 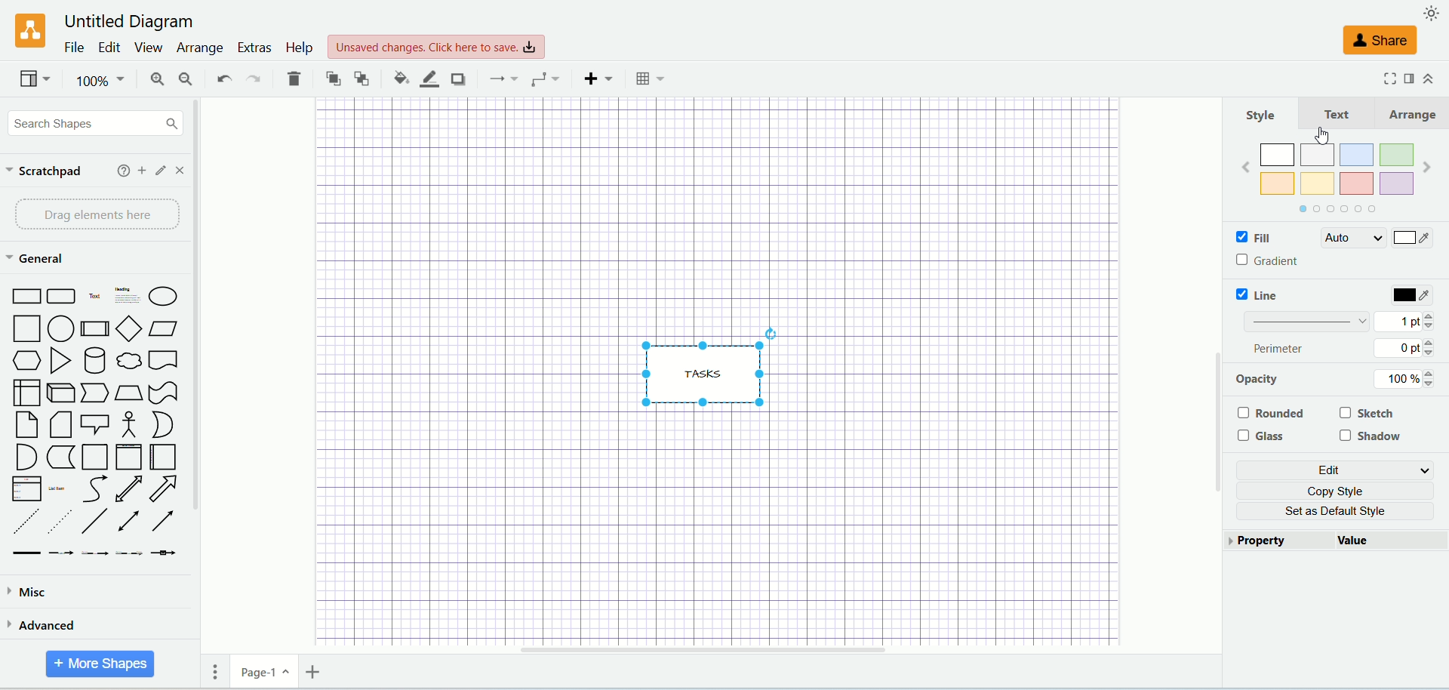 What do you see at coordinates (1283, 380) in the screenshot?
I see `opacity` at bounding box center [1283, 380].